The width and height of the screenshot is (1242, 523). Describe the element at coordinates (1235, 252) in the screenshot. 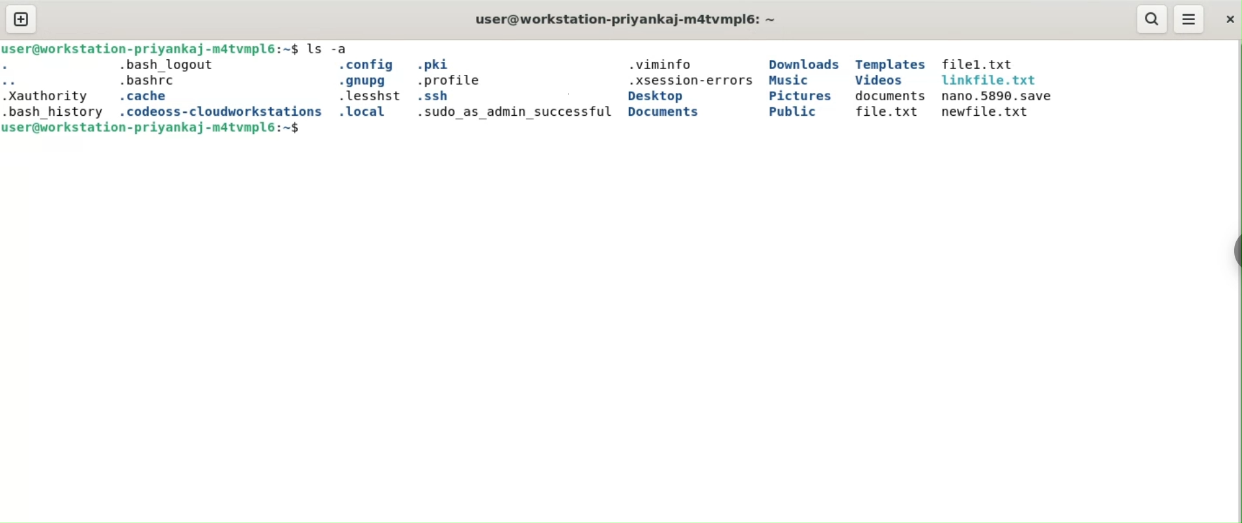

I see `sidebar` at that location.